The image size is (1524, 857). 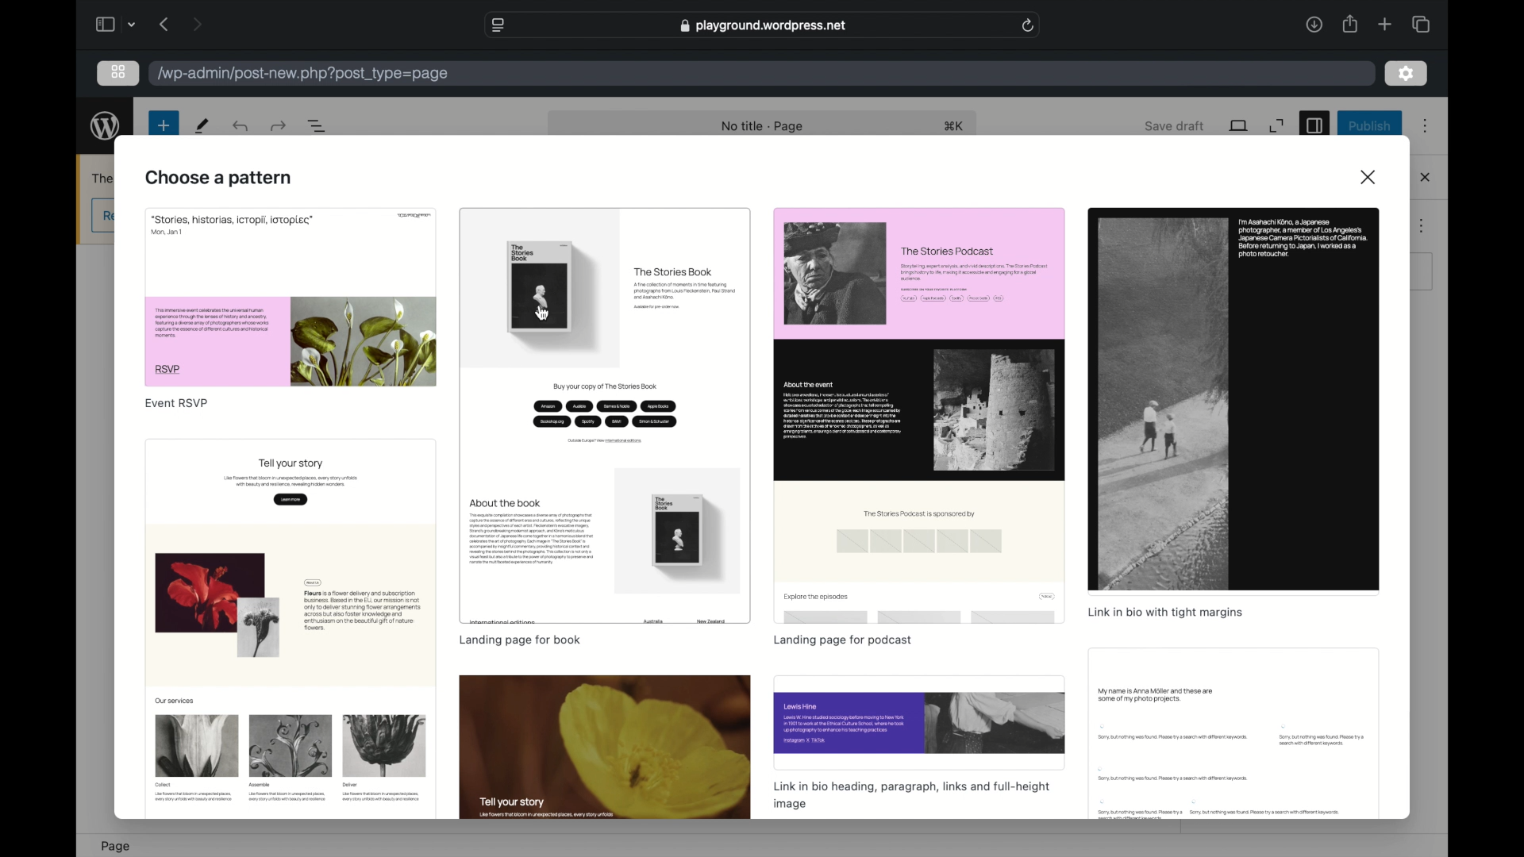 I want to click on show sidebar, so click(x=105, y=24).